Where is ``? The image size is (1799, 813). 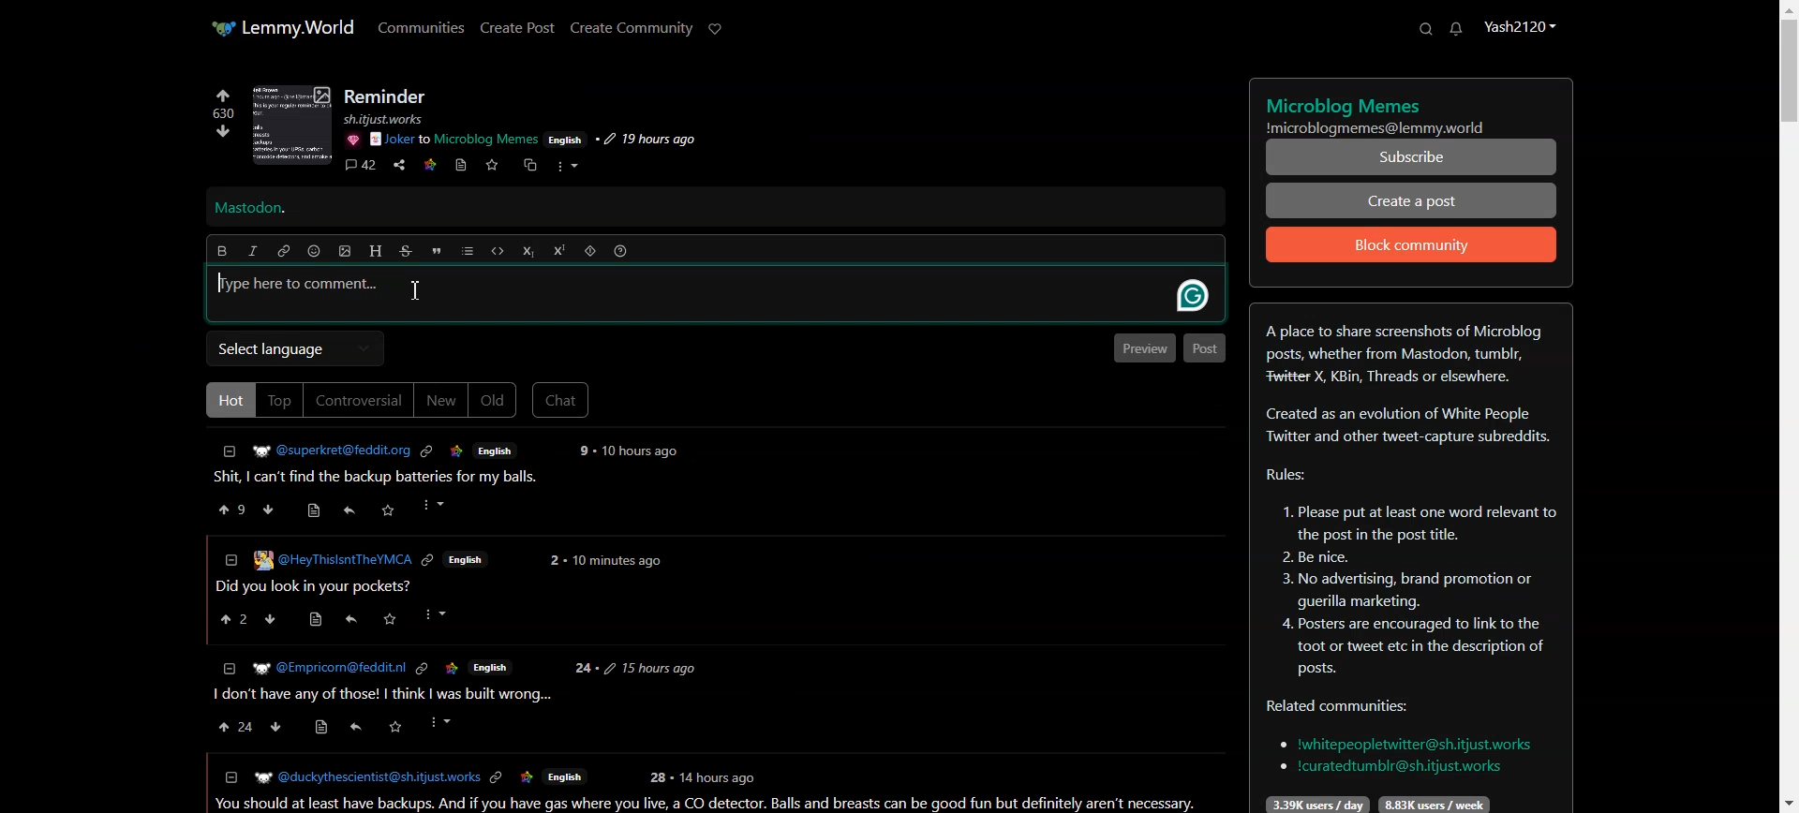  is located at coordinates (566, 139).